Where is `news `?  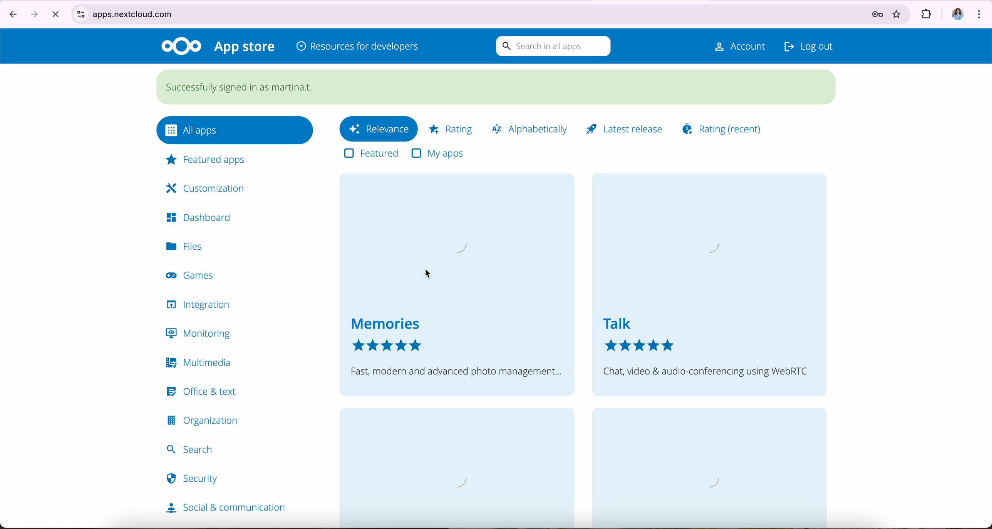
news  is located at coordinates (460, 467).